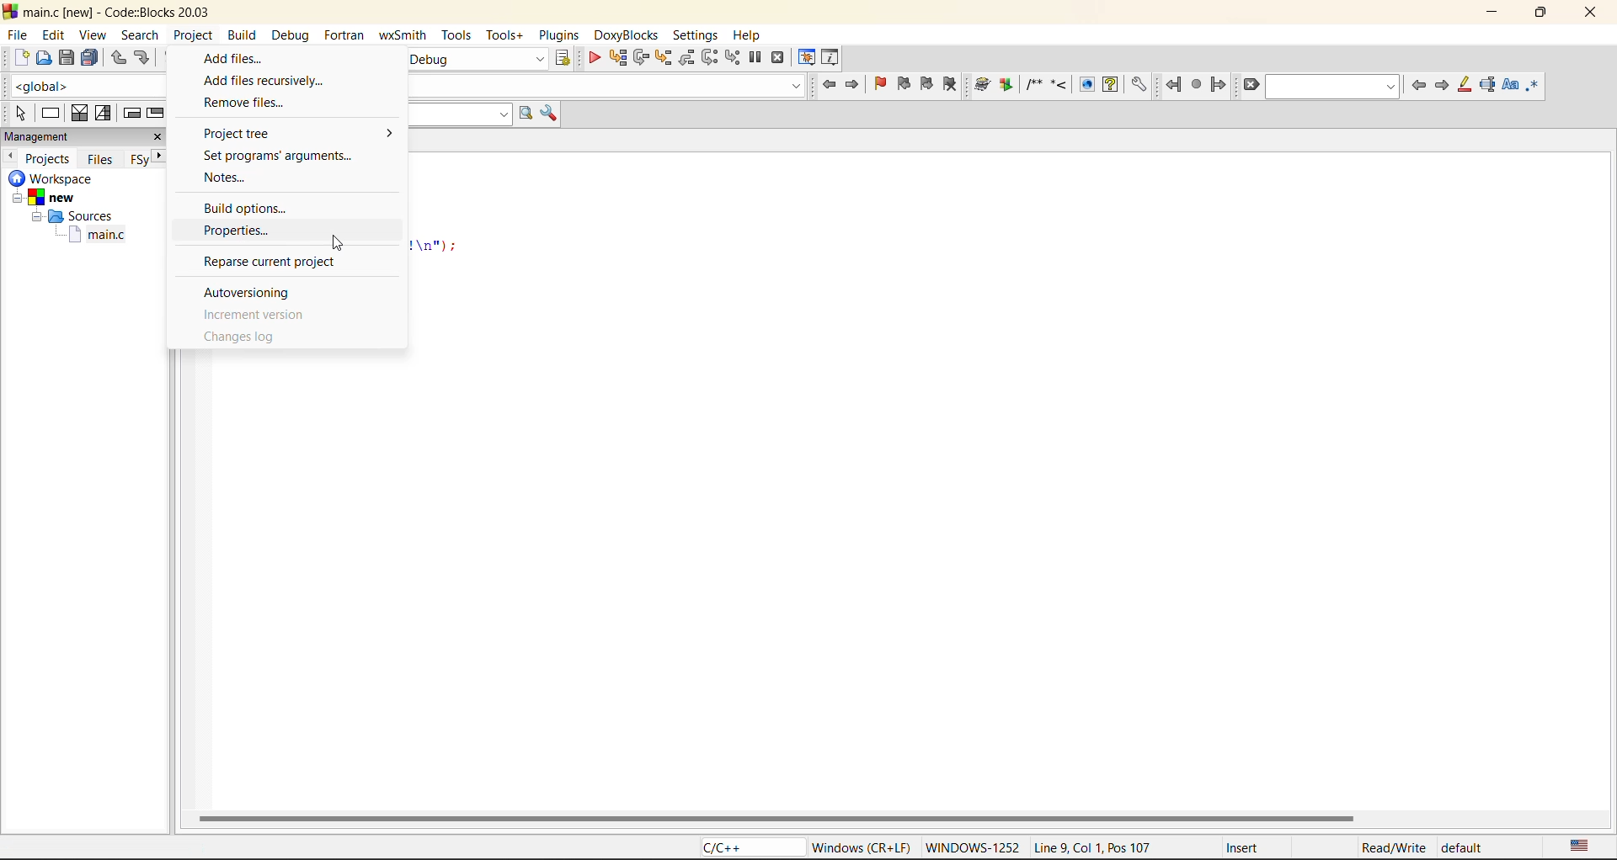 The image size is (1617, 860). What do you see at coordinates (592, 57) in the screenshot?
I see `debug` at bounding box center [592, 57].